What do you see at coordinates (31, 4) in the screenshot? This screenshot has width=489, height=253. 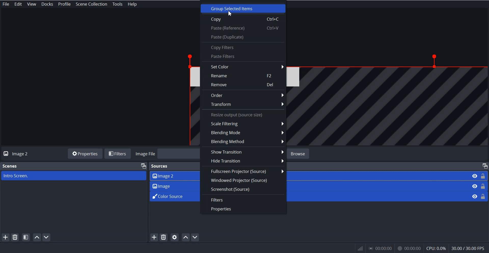 I see `View` at bounding box center [31, 4].